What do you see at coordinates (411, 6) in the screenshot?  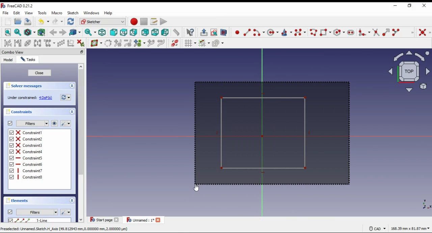 I see `restore` at bounding box center [411, 6].